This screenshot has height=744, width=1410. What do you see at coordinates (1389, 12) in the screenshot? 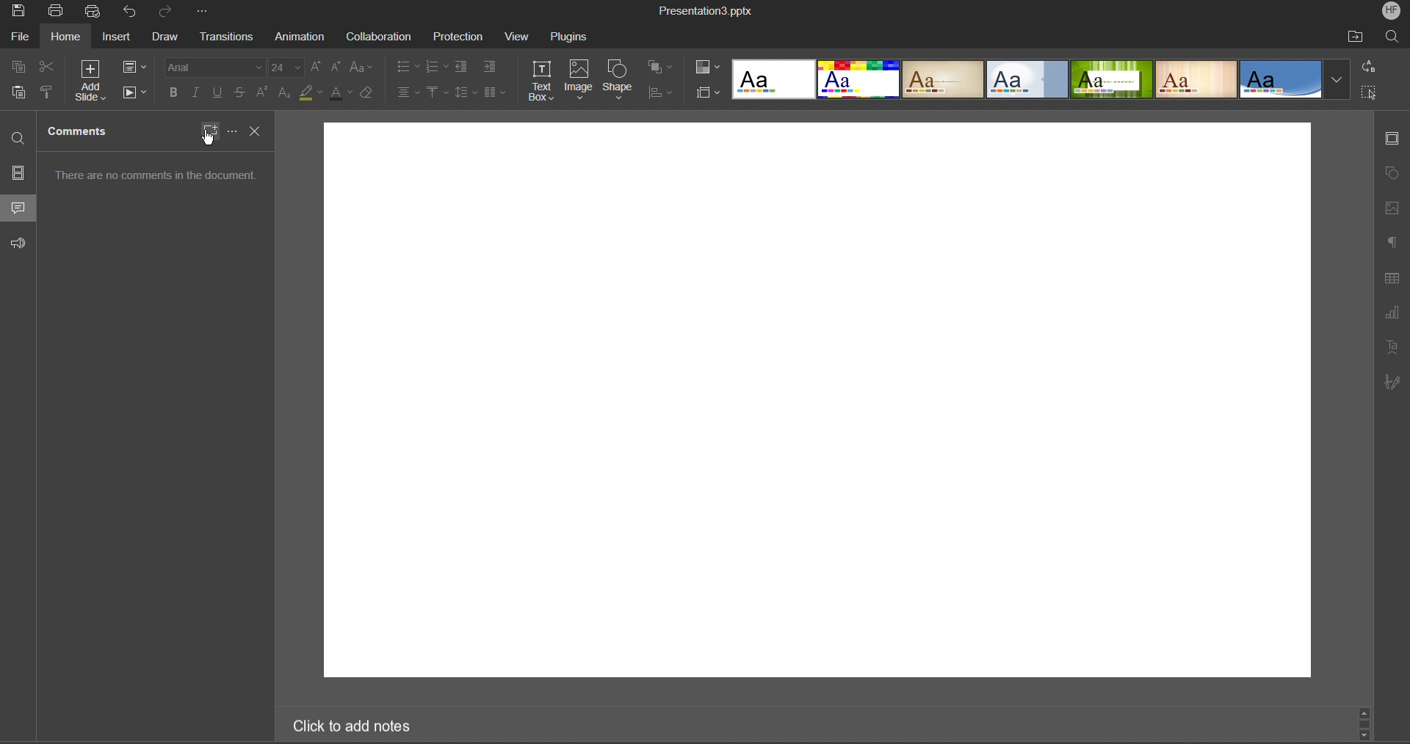
I see `Account` at bounding box center [1389, 12].